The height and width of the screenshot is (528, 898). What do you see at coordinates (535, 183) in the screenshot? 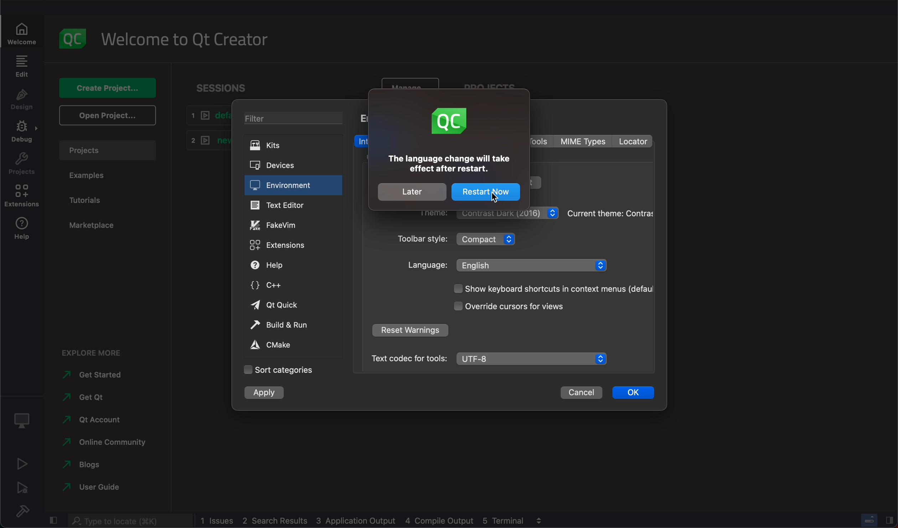
I see `t` at bounding box center [535, 183].